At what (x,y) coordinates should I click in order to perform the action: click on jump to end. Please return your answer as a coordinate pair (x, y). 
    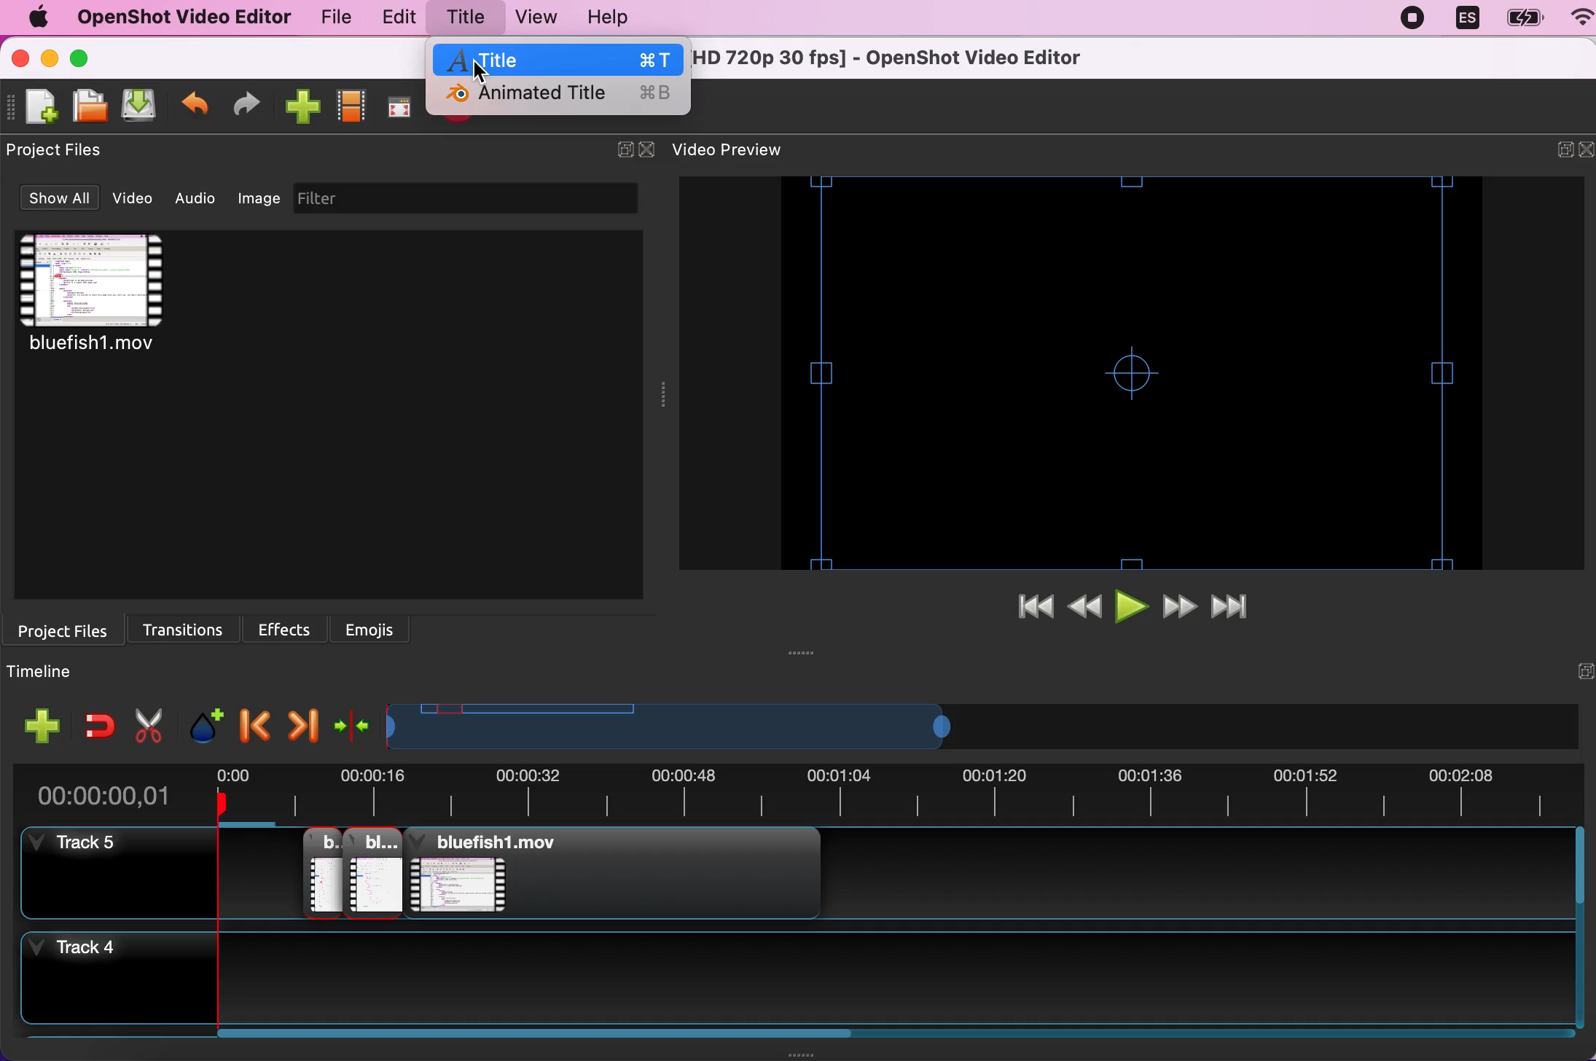
    Looking at the image, I should click on (1239, 608).